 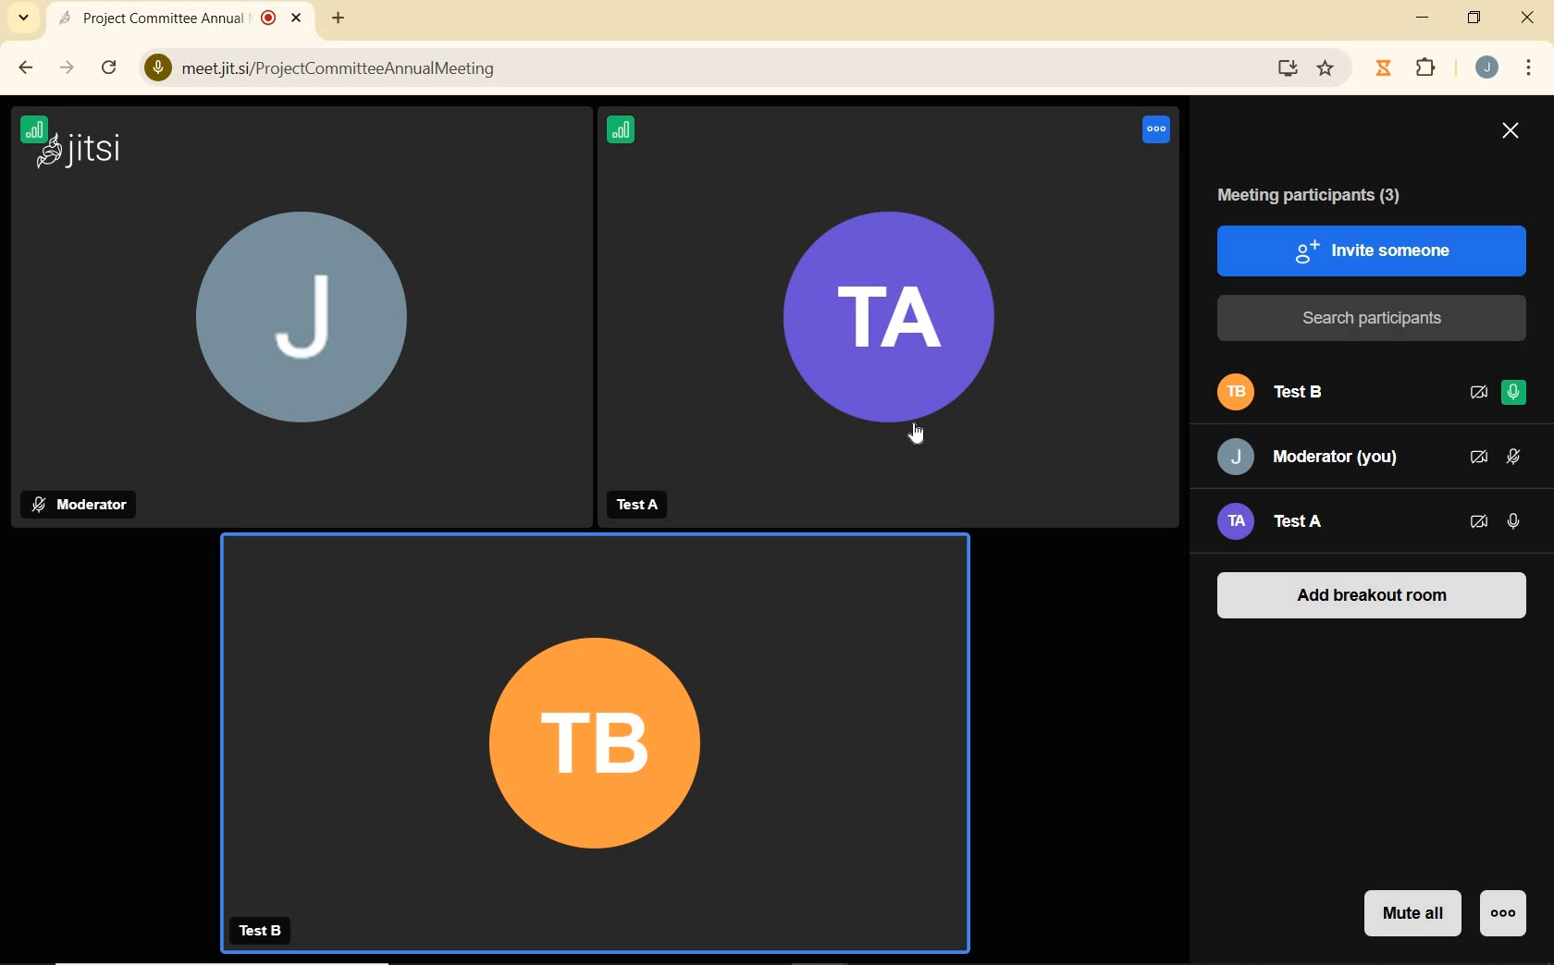 What do you see at coordinates (1322, 195) in the screenshot?
I see `MEETING PARTICIPANTS (3)` at bounding box center [1322, 195].